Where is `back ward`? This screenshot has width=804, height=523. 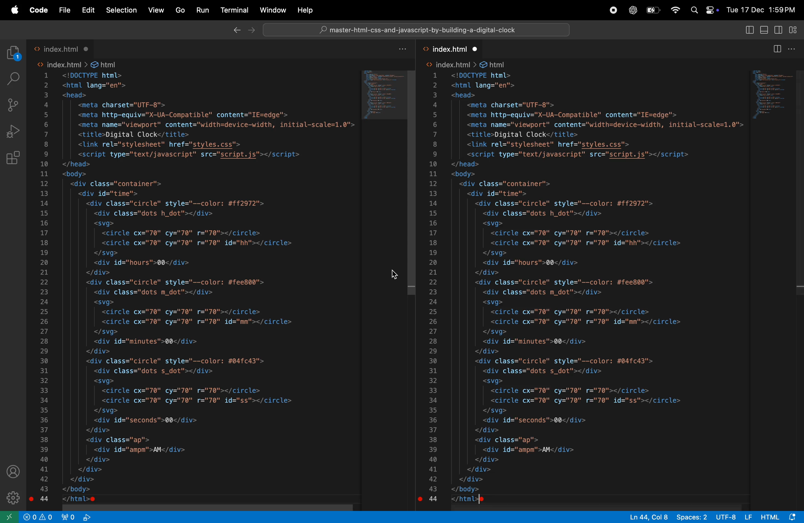 back ward is located at coordinates (236, 31).